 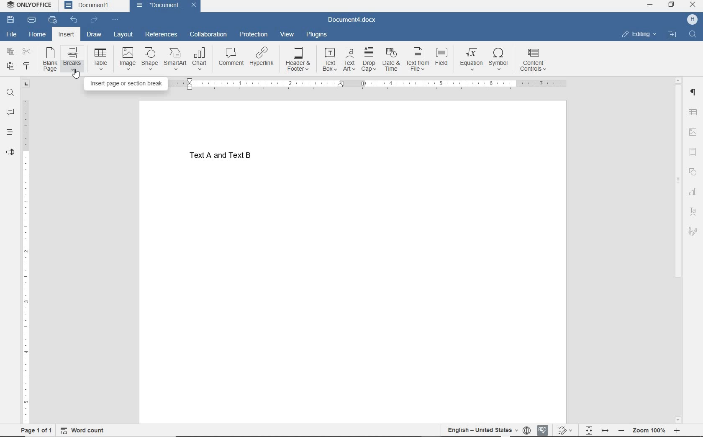 What do you see at coordinates (74, 20) in the screenshot?
I see `UNDO` at bounding box center [74, 20].